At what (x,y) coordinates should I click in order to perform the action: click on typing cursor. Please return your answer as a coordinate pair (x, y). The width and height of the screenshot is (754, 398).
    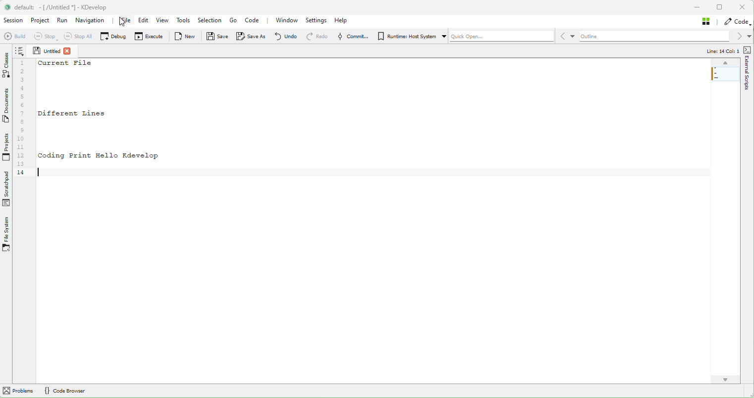
    Looking at the image, I should click on (38, 171).